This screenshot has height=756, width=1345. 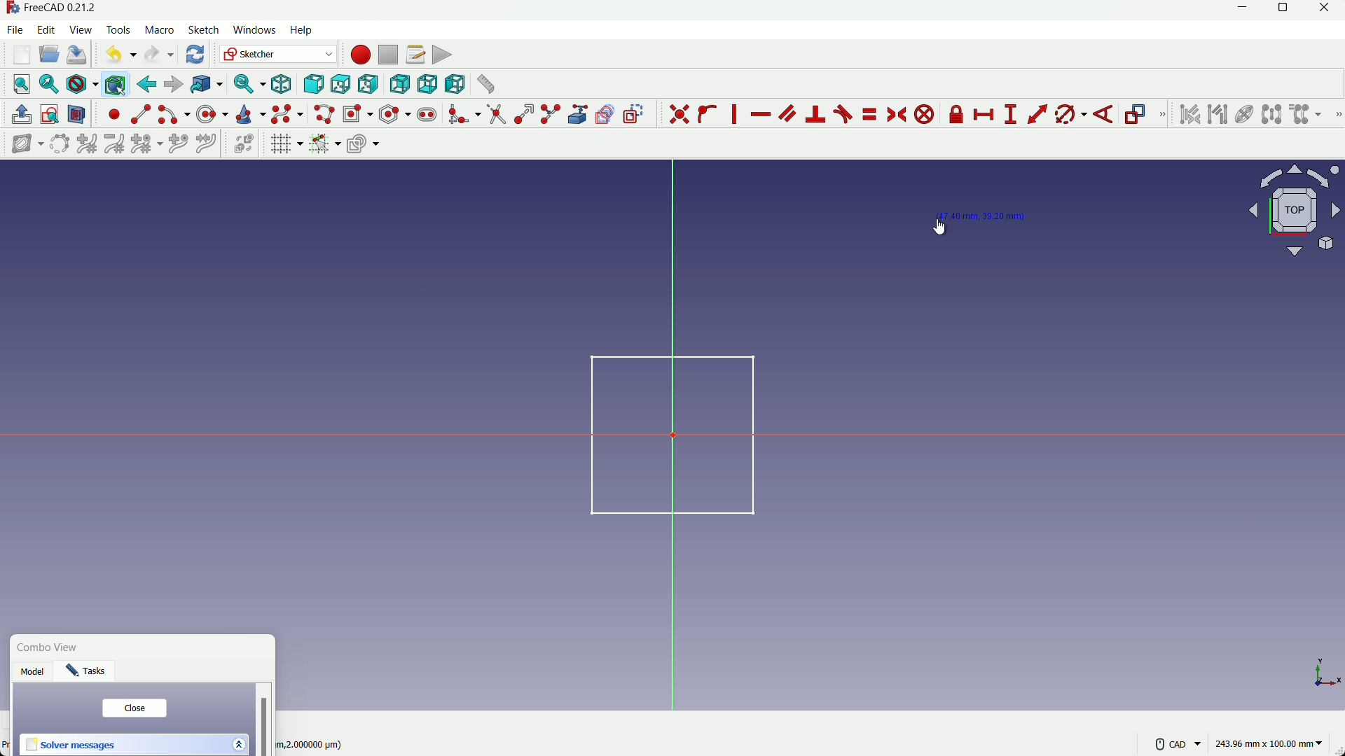 What do you see at coordinates (159, 55) in the screenshot?
I see `redo` at bounding box center [159, 55].